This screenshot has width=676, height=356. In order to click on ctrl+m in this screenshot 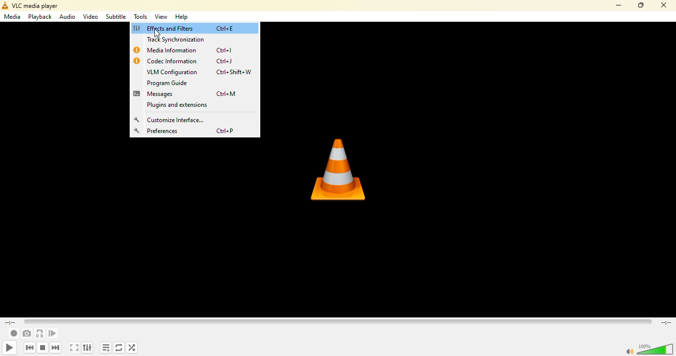, I will do `click(228, 94)`.